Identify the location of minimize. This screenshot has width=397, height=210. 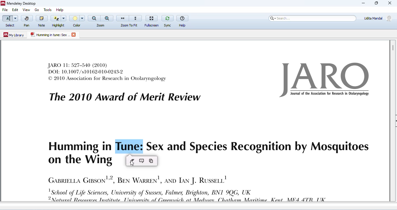
(363, 3).